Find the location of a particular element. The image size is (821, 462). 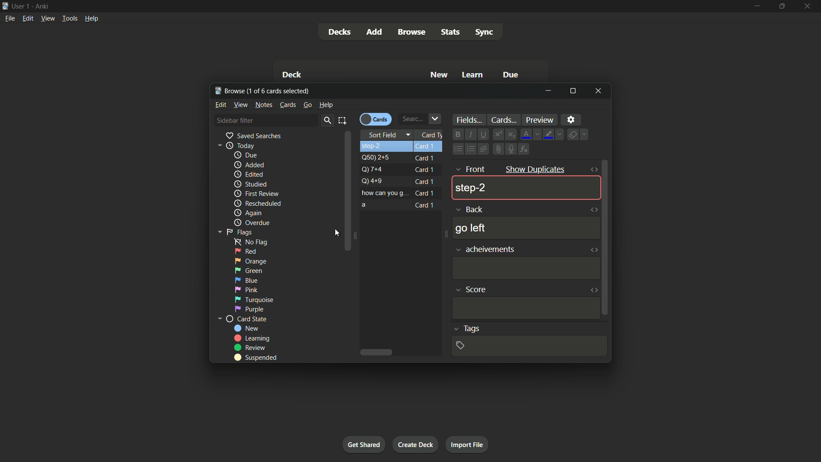

go is located at coordinates (307, 105).